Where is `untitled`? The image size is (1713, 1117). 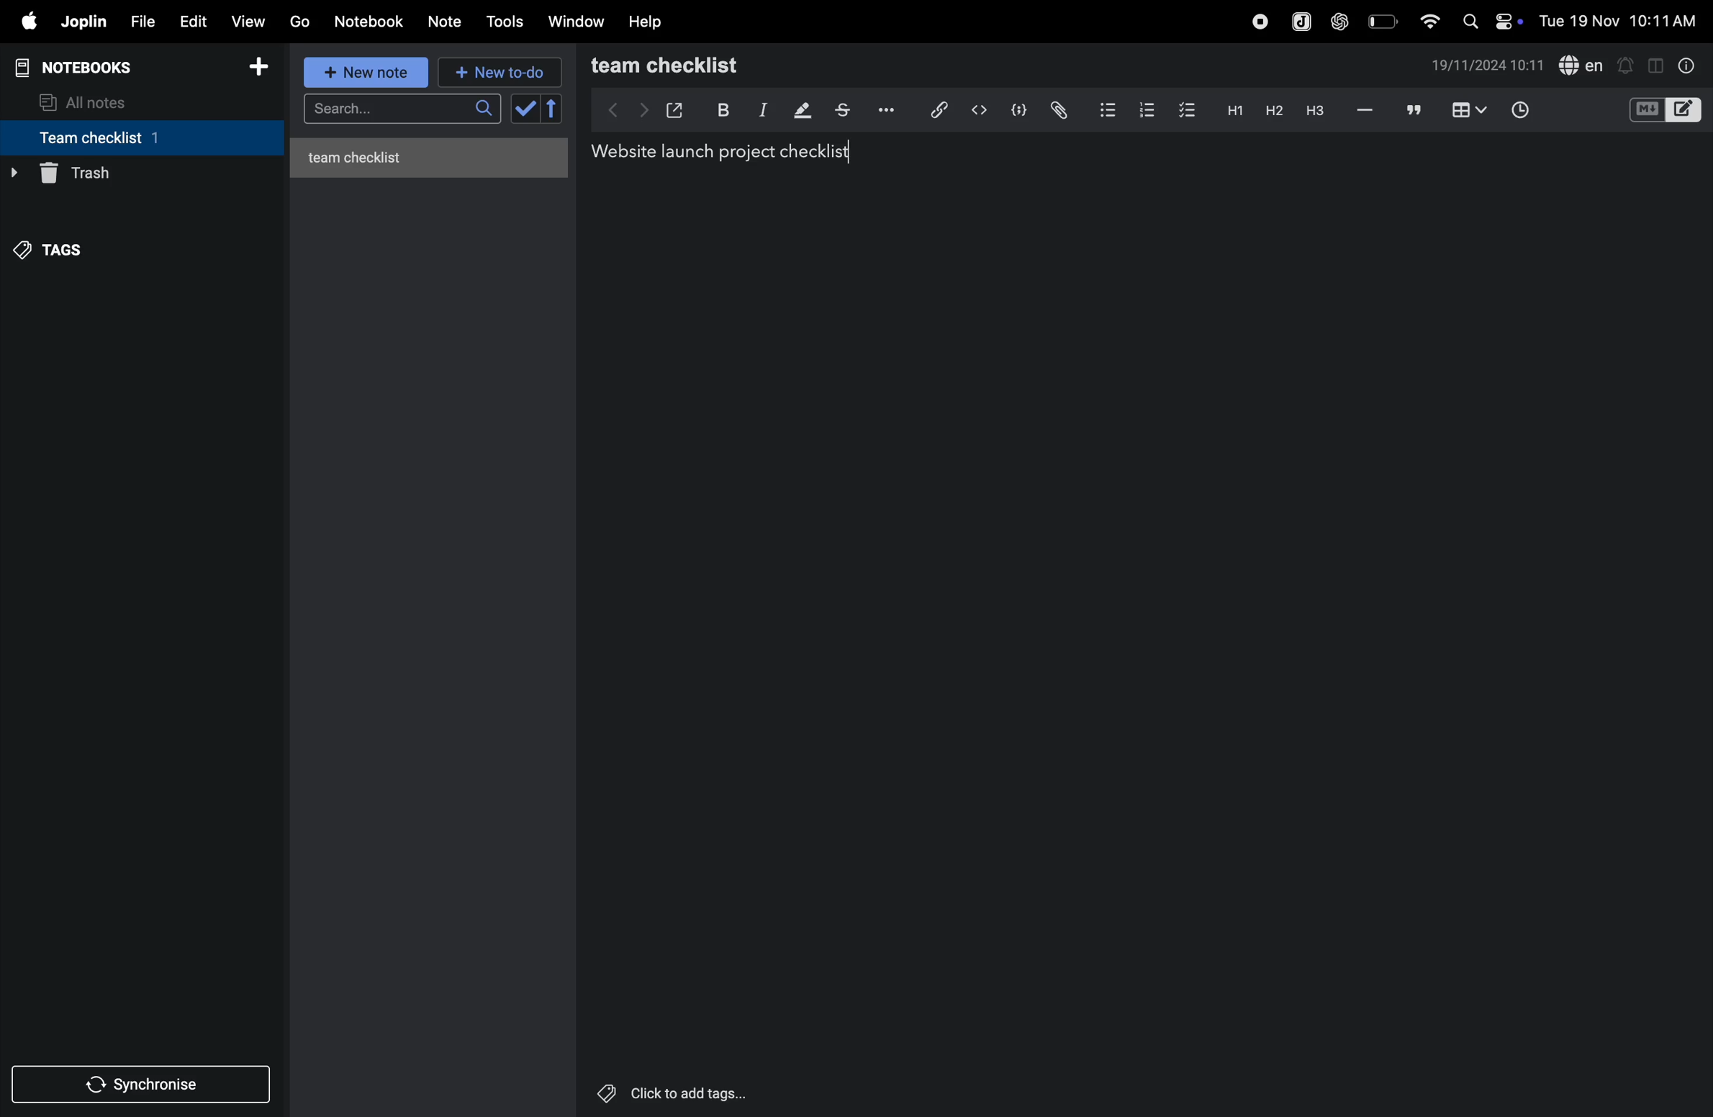
untitled is located at coordinates (434, 154).